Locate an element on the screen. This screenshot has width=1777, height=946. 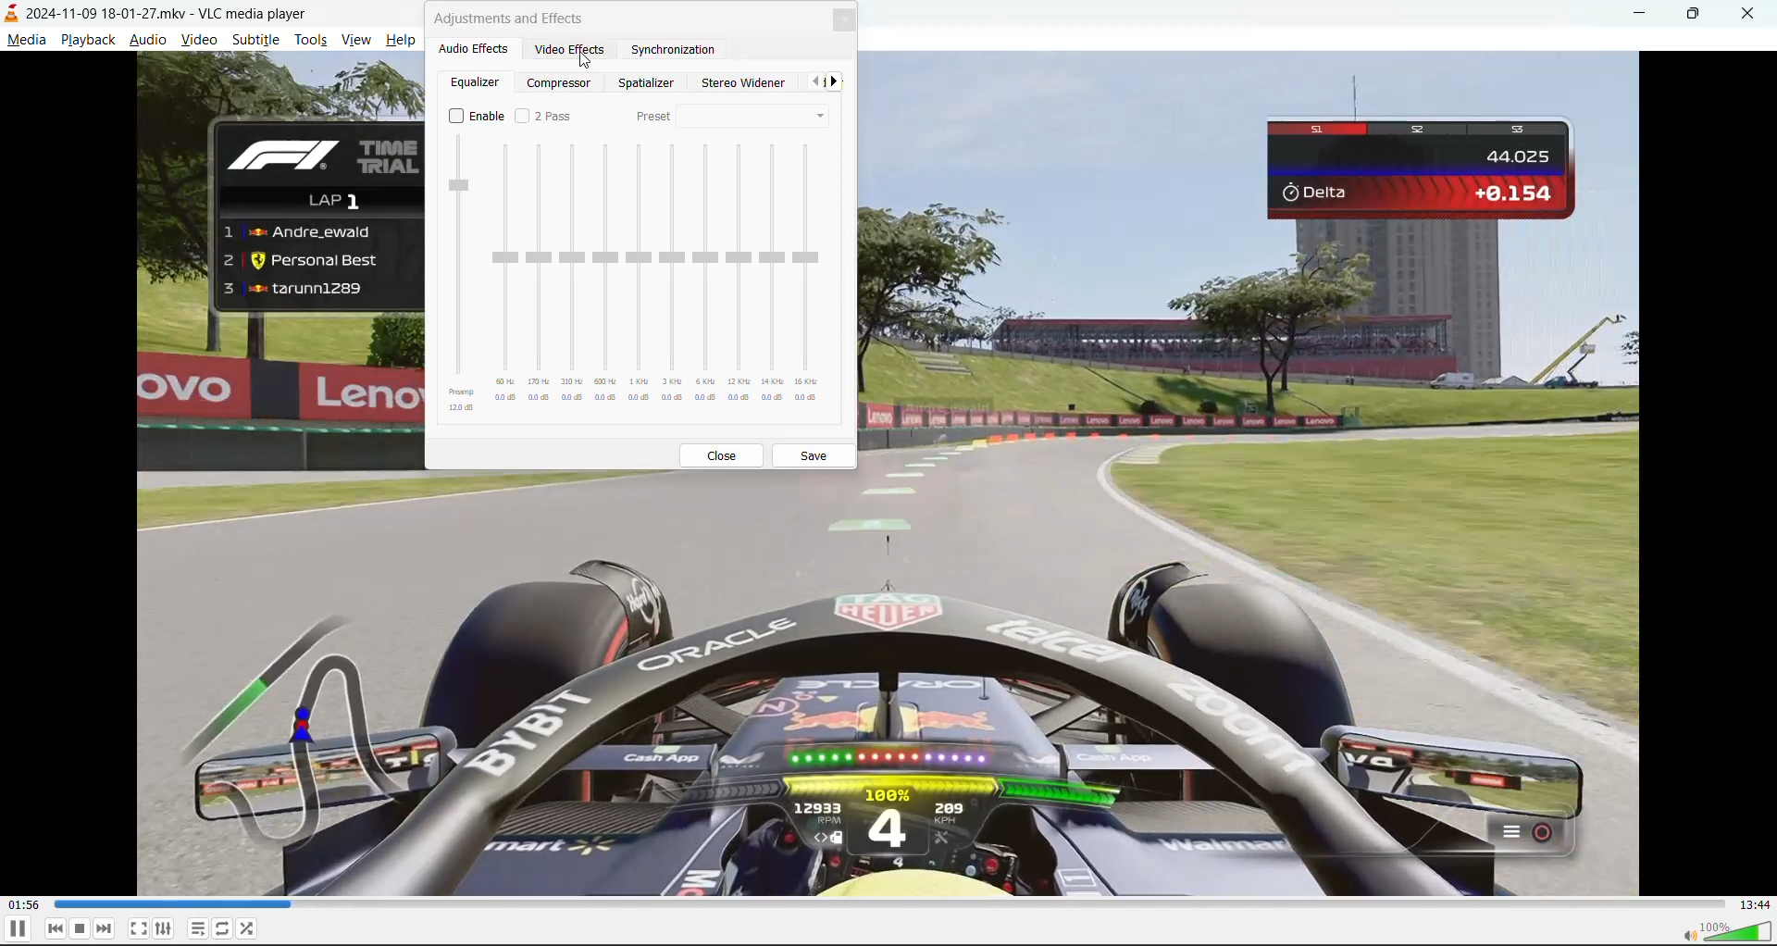
track slider is located at coordinates (887, 904).